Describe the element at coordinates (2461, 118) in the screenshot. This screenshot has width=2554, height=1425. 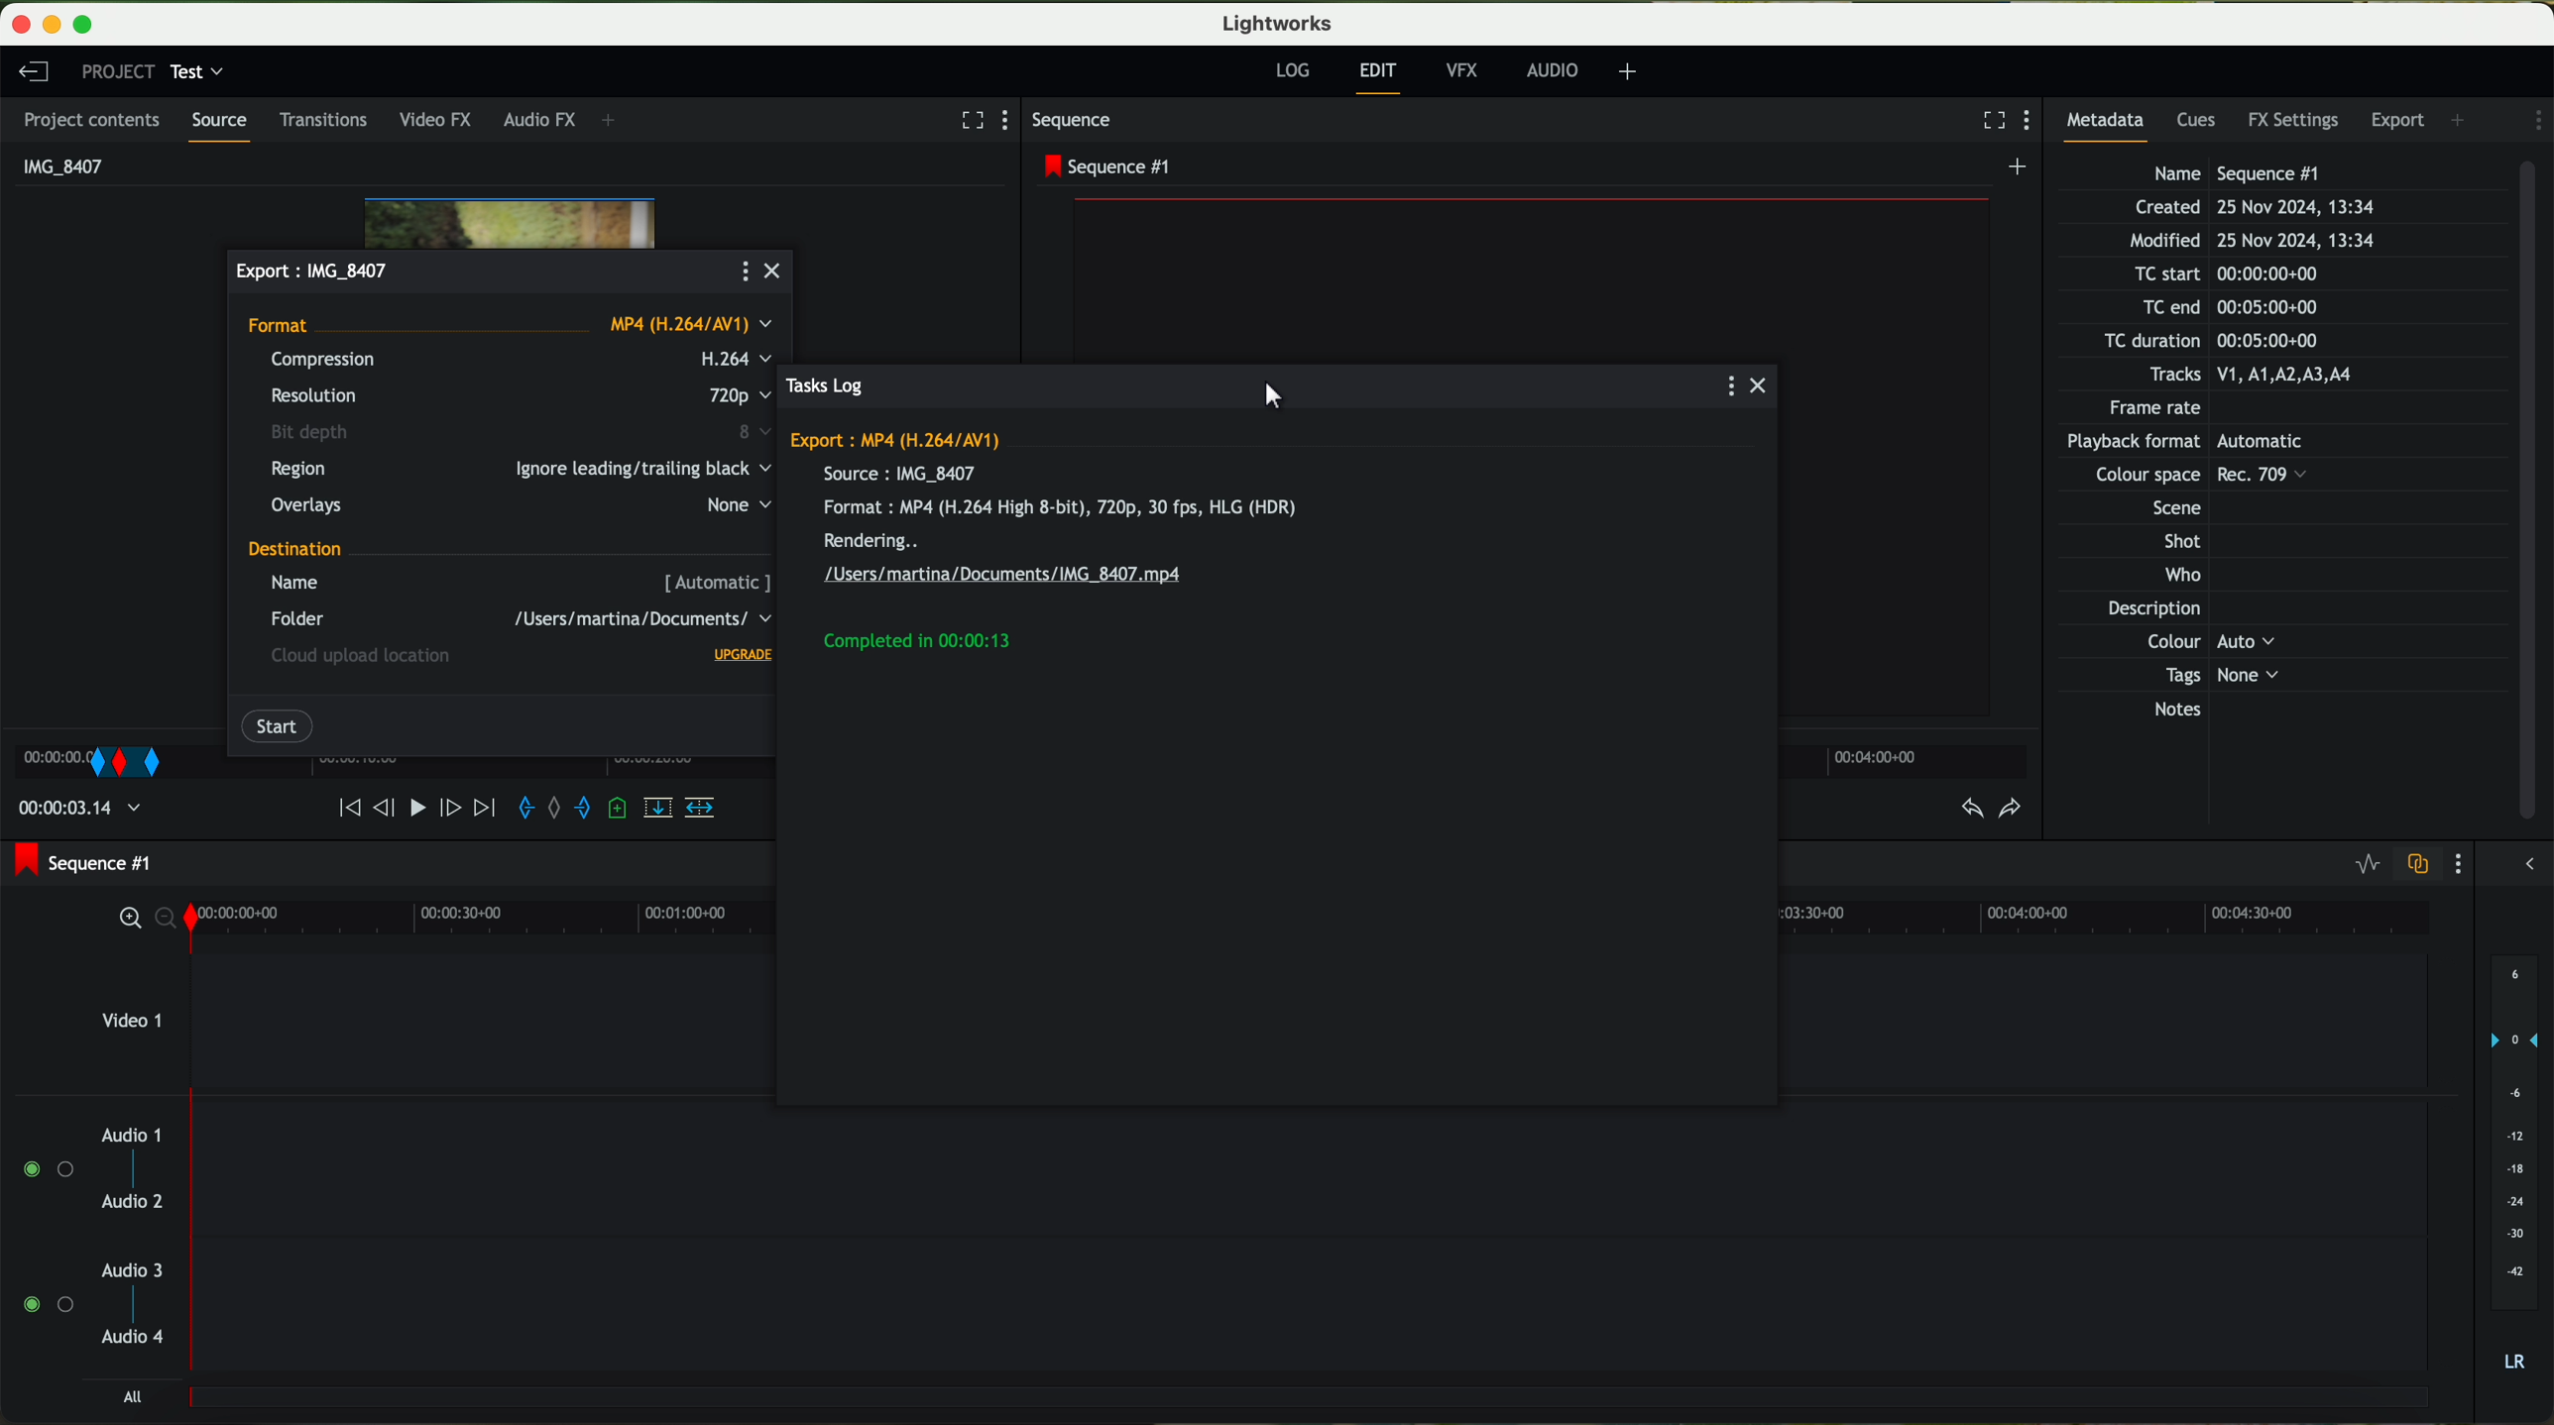
I see `add panel` at that location.